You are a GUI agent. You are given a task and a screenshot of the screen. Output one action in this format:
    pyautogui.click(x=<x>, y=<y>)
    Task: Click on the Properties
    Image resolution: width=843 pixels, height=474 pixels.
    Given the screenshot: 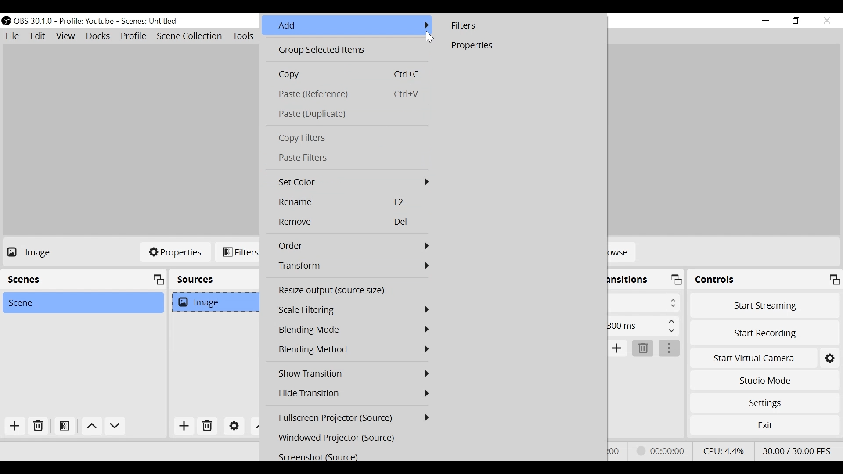 What is the action you would take?
    pyautogui.click(x=522, y=45)
    